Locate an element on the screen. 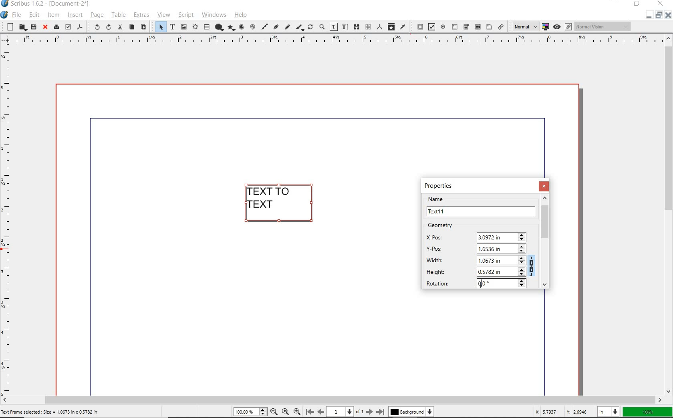  zoom to is located at coordinates (287, 412).